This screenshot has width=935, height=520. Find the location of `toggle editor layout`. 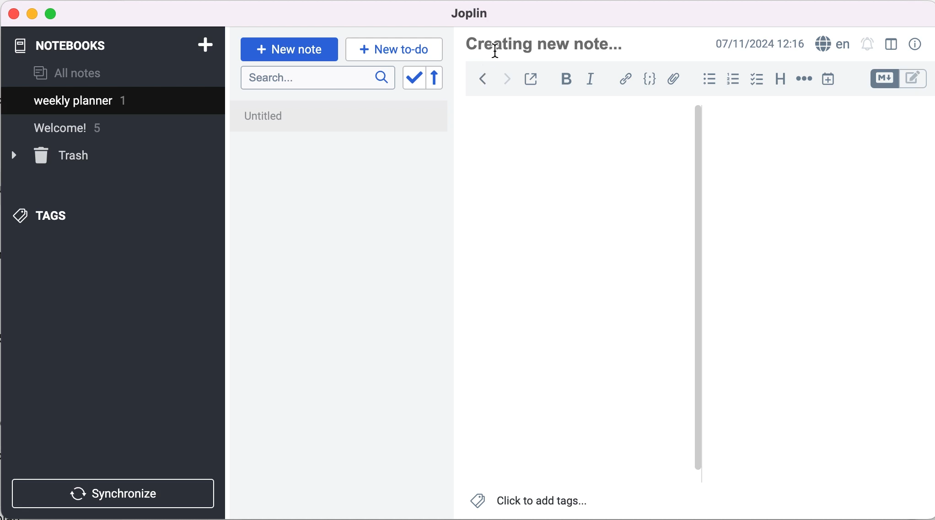

toggle editor layout is located at coordinates (893, 45).